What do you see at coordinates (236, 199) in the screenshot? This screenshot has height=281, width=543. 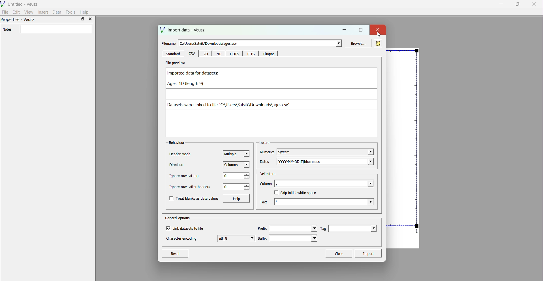 I see `Help` at bounding box center [236, 199].